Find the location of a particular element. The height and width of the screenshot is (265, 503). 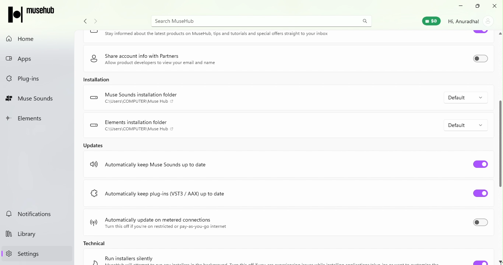

Share account info with Partners Allow product developers to view your email and name is located at coordinates (162, 60).